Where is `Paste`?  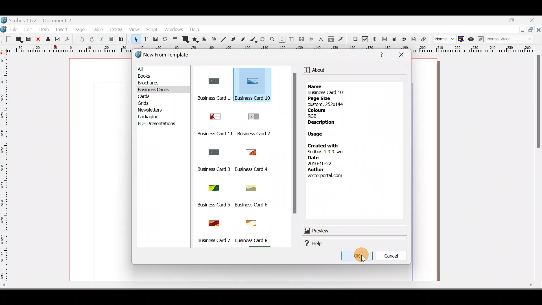 Paste is located at coordinates (121, 39).